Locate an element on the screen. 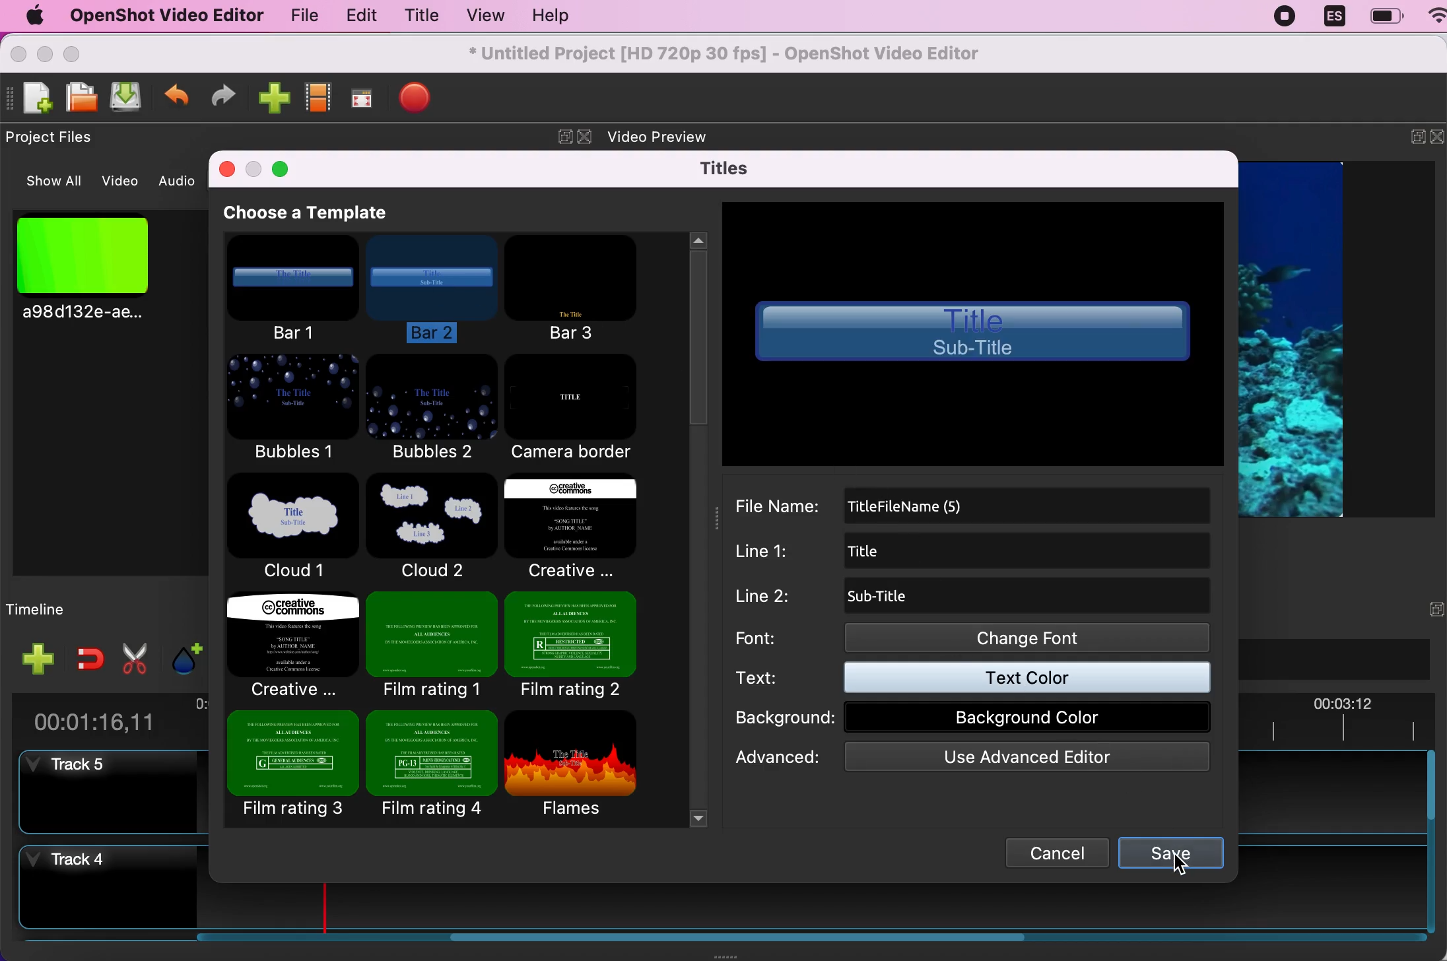  help is located at coordinates (562, 17).